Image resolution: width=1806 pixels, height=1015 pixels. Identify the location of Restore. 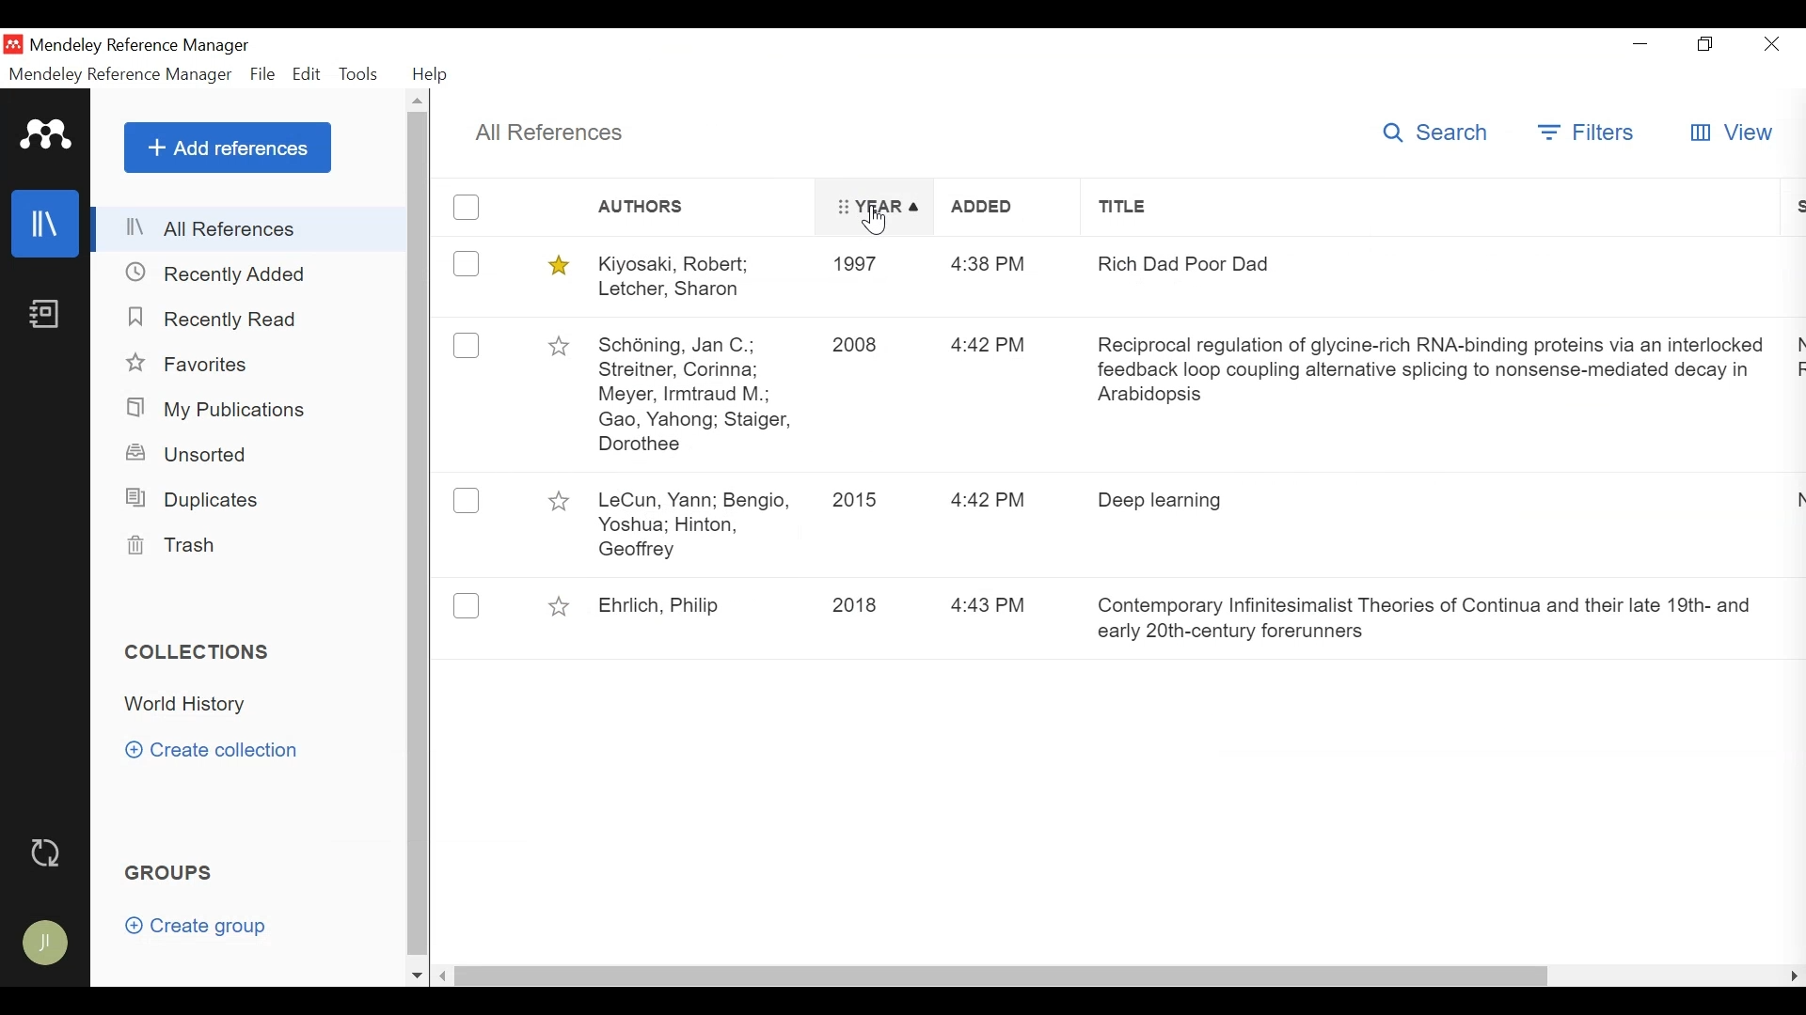
(1706, 43).